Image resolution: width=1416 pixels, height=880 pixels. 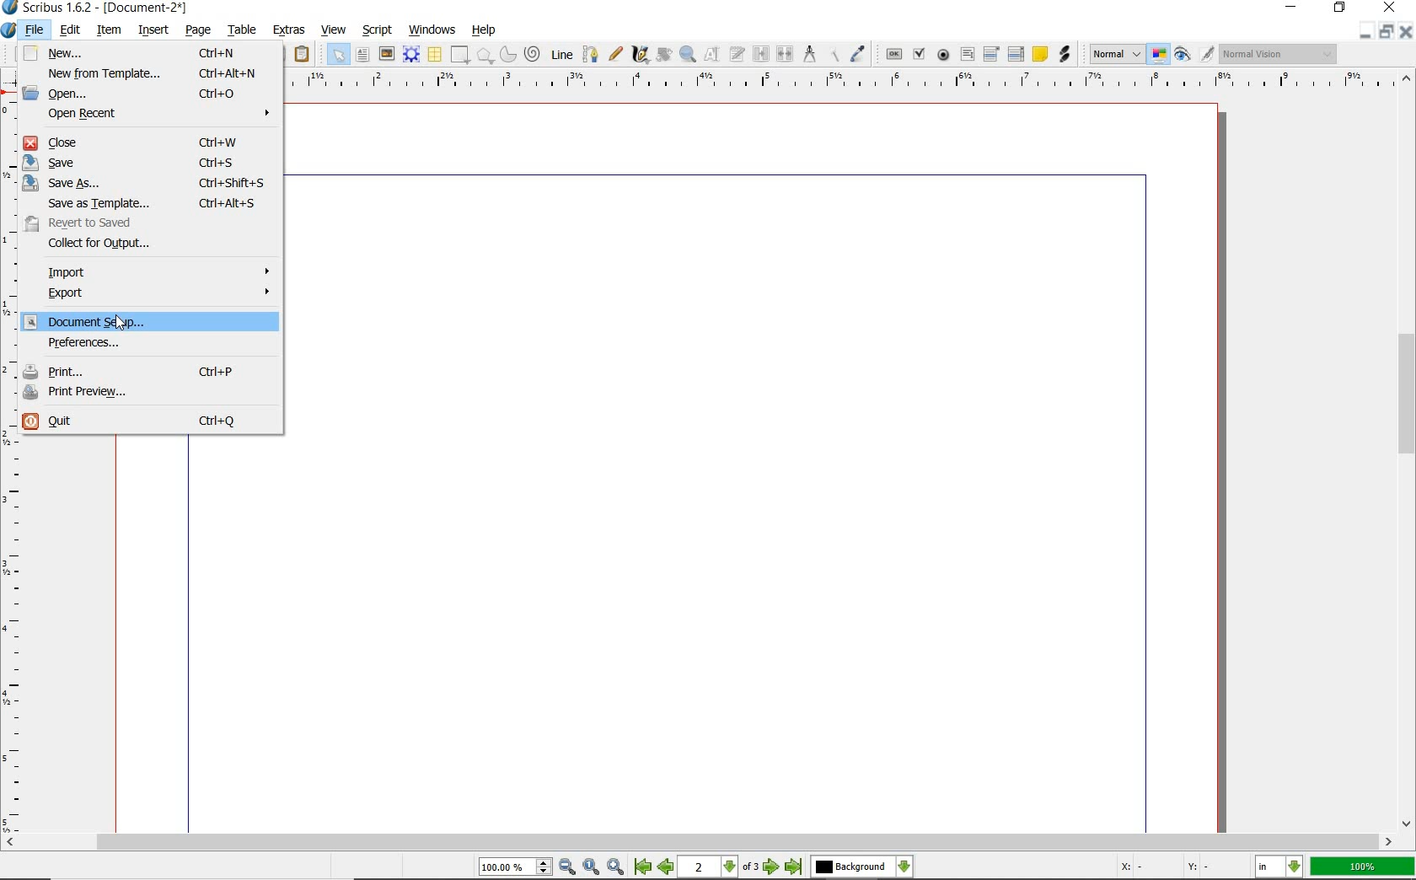 What do you see at coordinates (616, 55) in the screenshot?
I see `freehand line` at bounding box center [616, 55].